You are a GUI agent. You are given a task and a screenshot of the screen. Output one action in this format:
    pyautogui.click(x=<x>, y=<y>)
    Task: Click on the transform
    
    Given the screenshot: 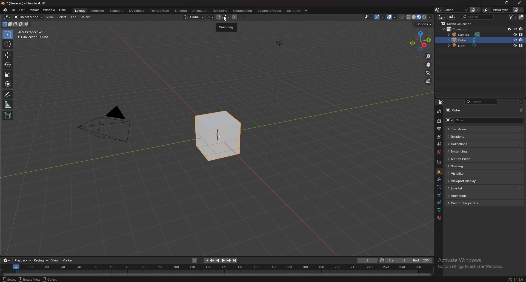 What is the action you would take?
    pyautogui.click(x=464, y=129)
    